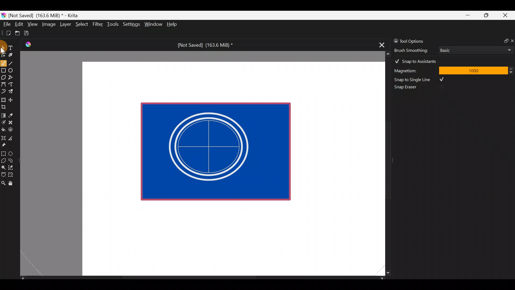 Image resolution: width=515 pixels, height=290 pixels. I want to click on Select shapes tool, so click(3, 48).